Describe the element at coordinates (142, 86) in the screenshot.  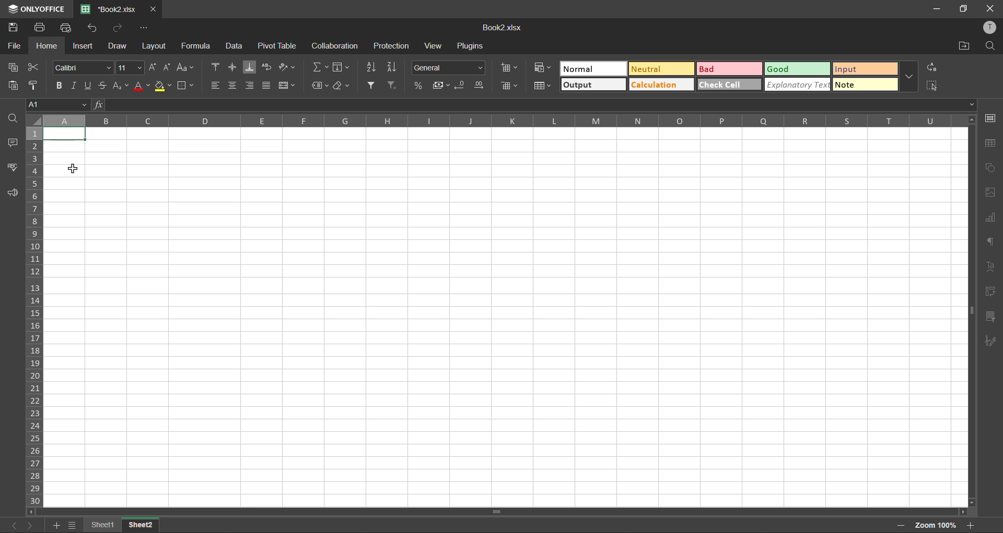
I see `font color` at that location.